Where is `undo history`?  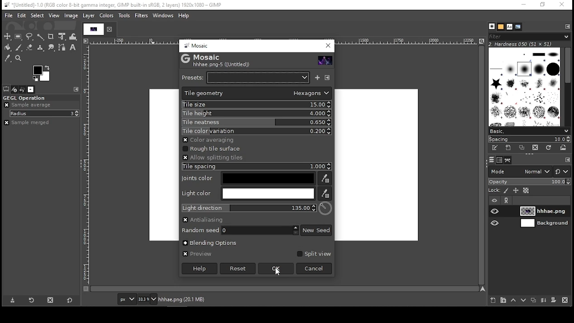
undo history is located at coordinates (22, 89).